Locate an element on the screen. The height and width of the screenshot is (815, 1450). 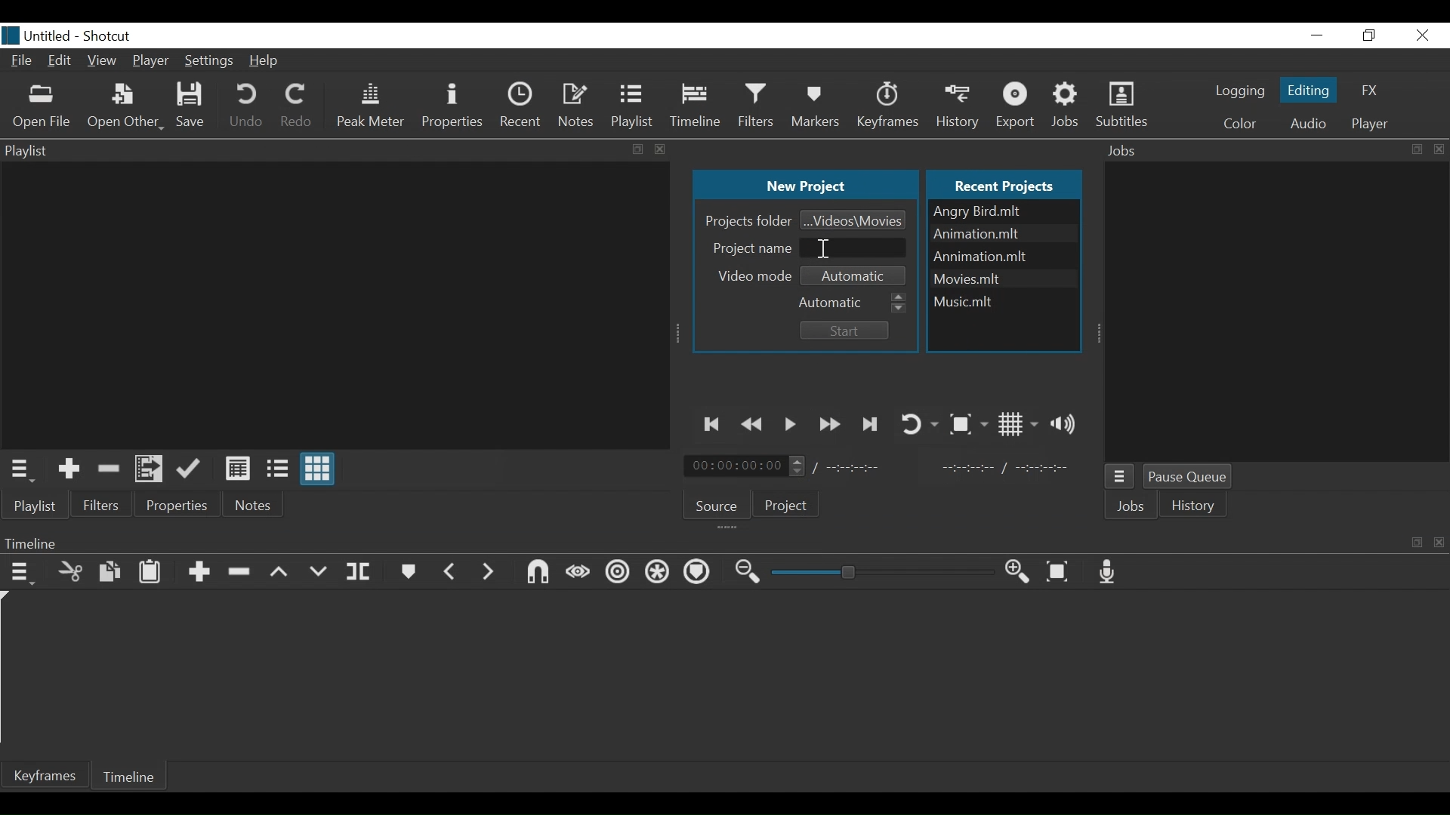
Toggle play or pause (space) is located at coordinates (791, 425).